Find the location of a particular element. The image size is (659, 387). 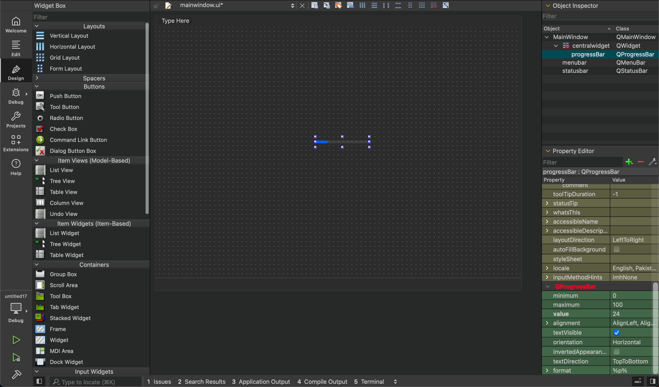

debug is located at coordinates (16, 96).